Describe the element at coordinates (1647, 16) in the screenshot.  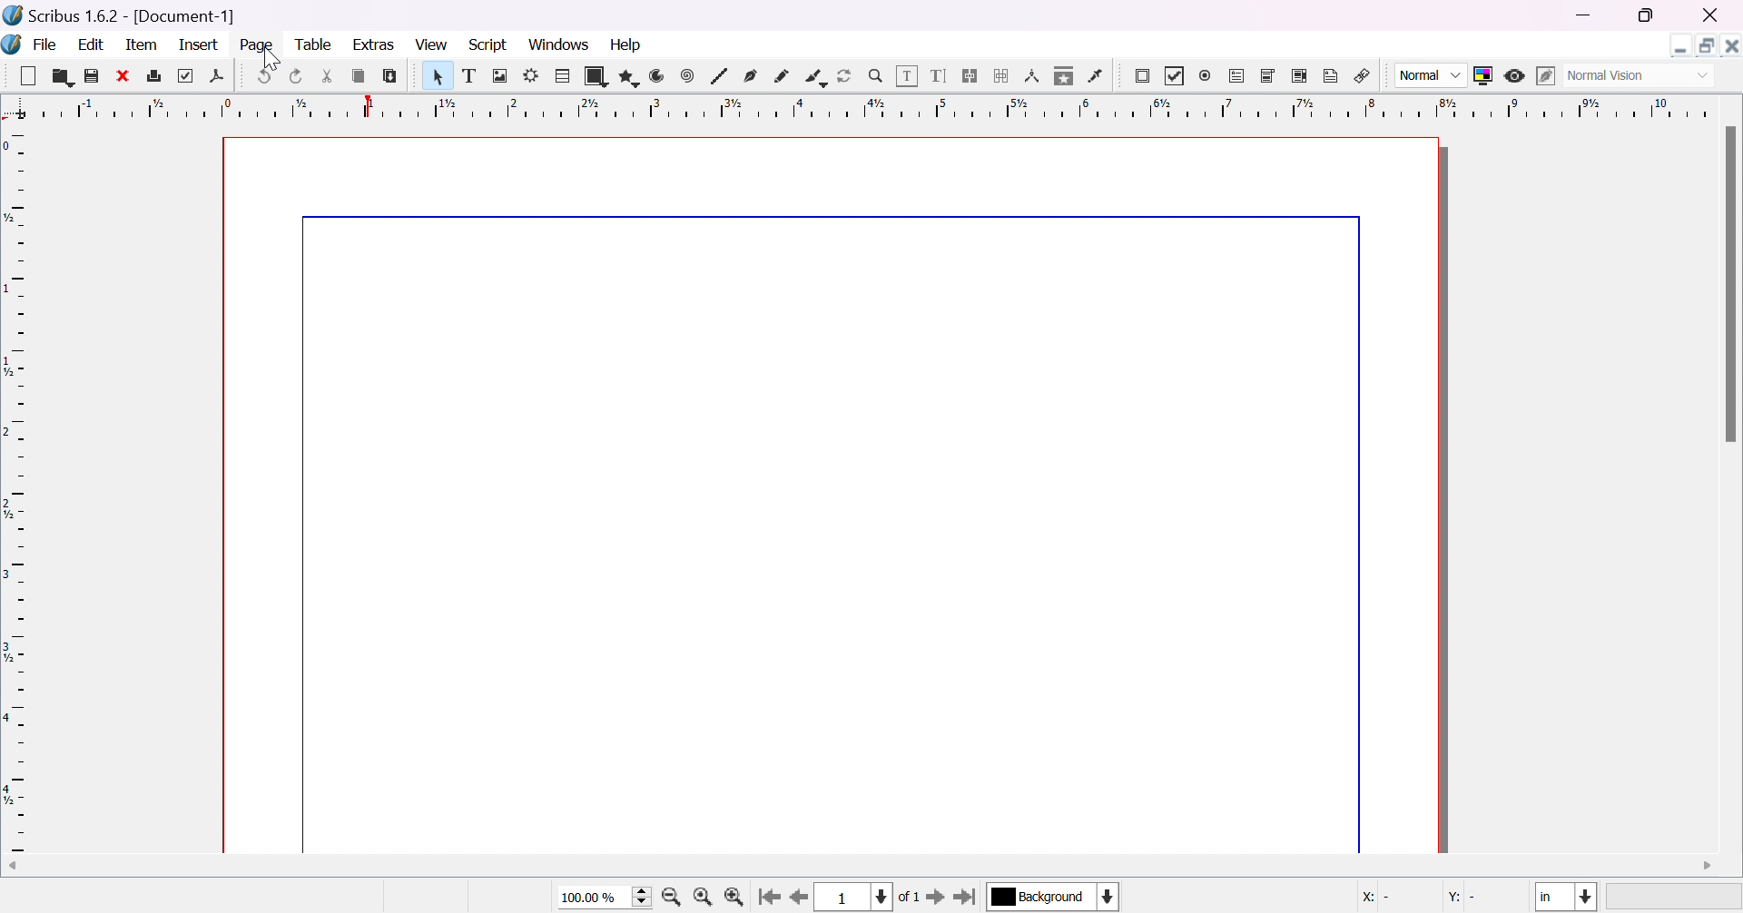
I see `restore down` at that location.